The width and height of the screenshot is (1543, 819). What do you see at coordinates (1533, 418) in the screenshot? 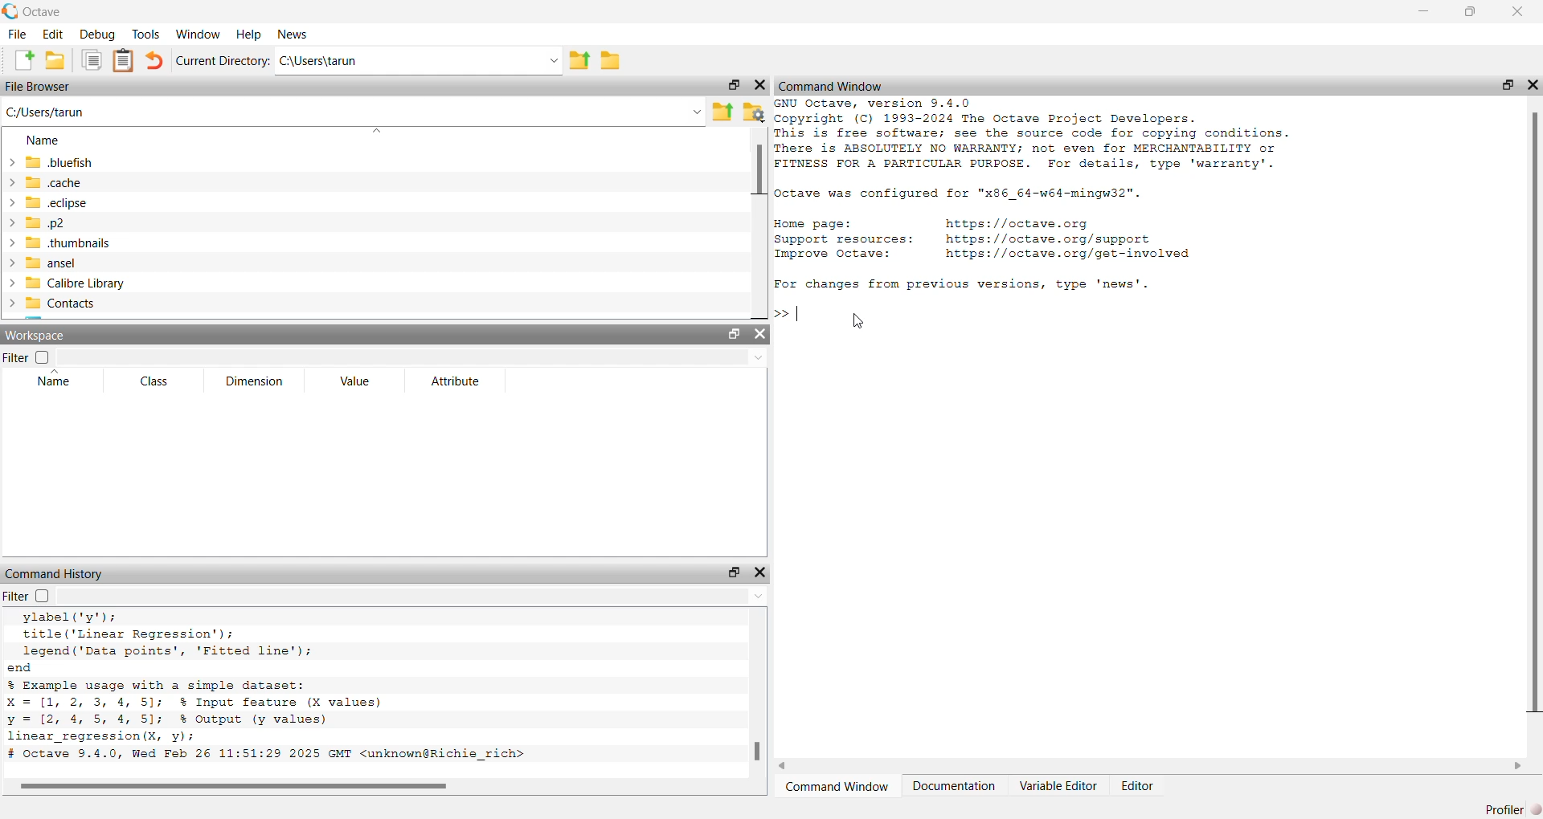
I see `scrollbar` at bounding box center [1533, 418].